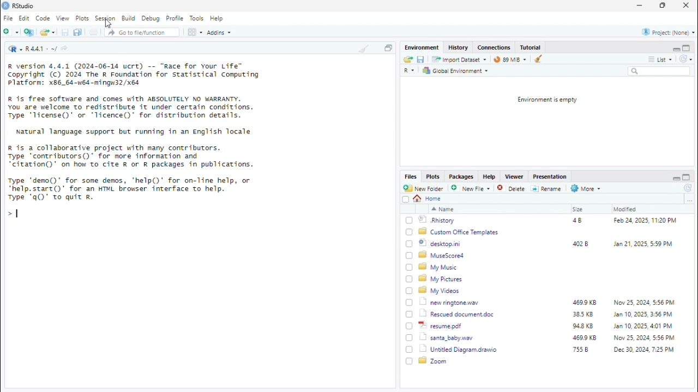 Image resolution: width=698 pixels, height=392 pixels. What do you see at coordinates (65, 32) in the screenshot?
I see `save` at bounding box center [65, 32].